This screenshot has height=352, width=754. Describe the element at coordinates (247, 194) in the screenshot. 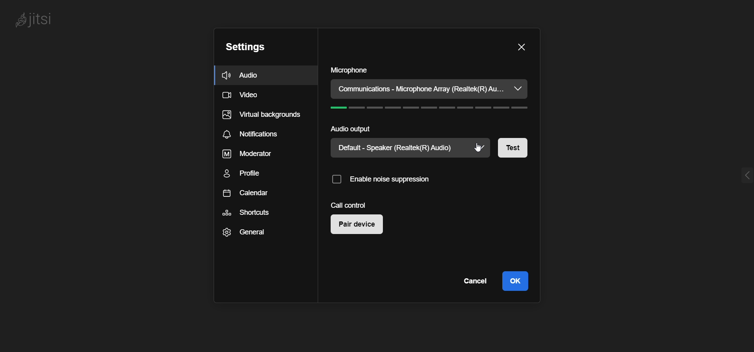

I see `calendar` at that location.